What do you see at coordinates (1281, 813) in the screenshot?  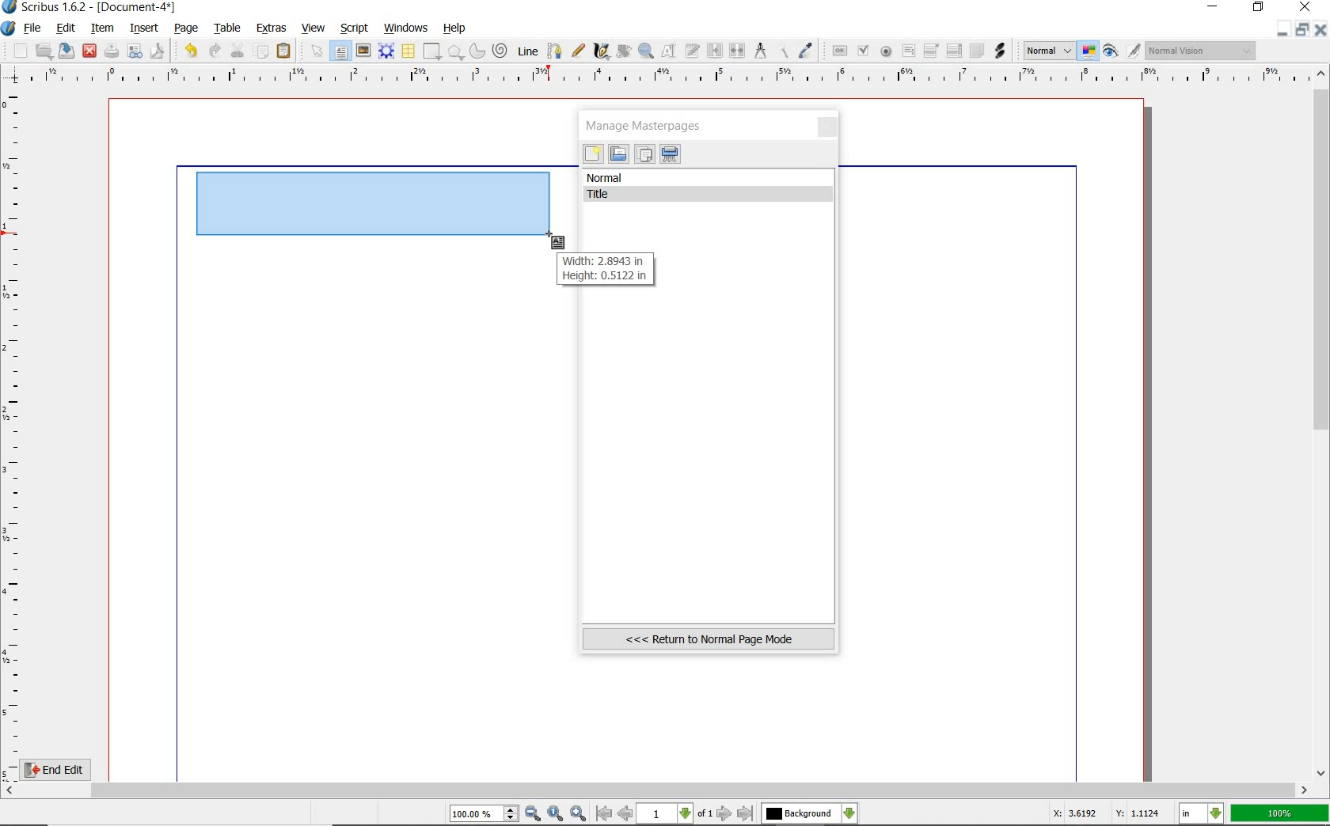 I see `100%` at bounding box center [1281, 813].